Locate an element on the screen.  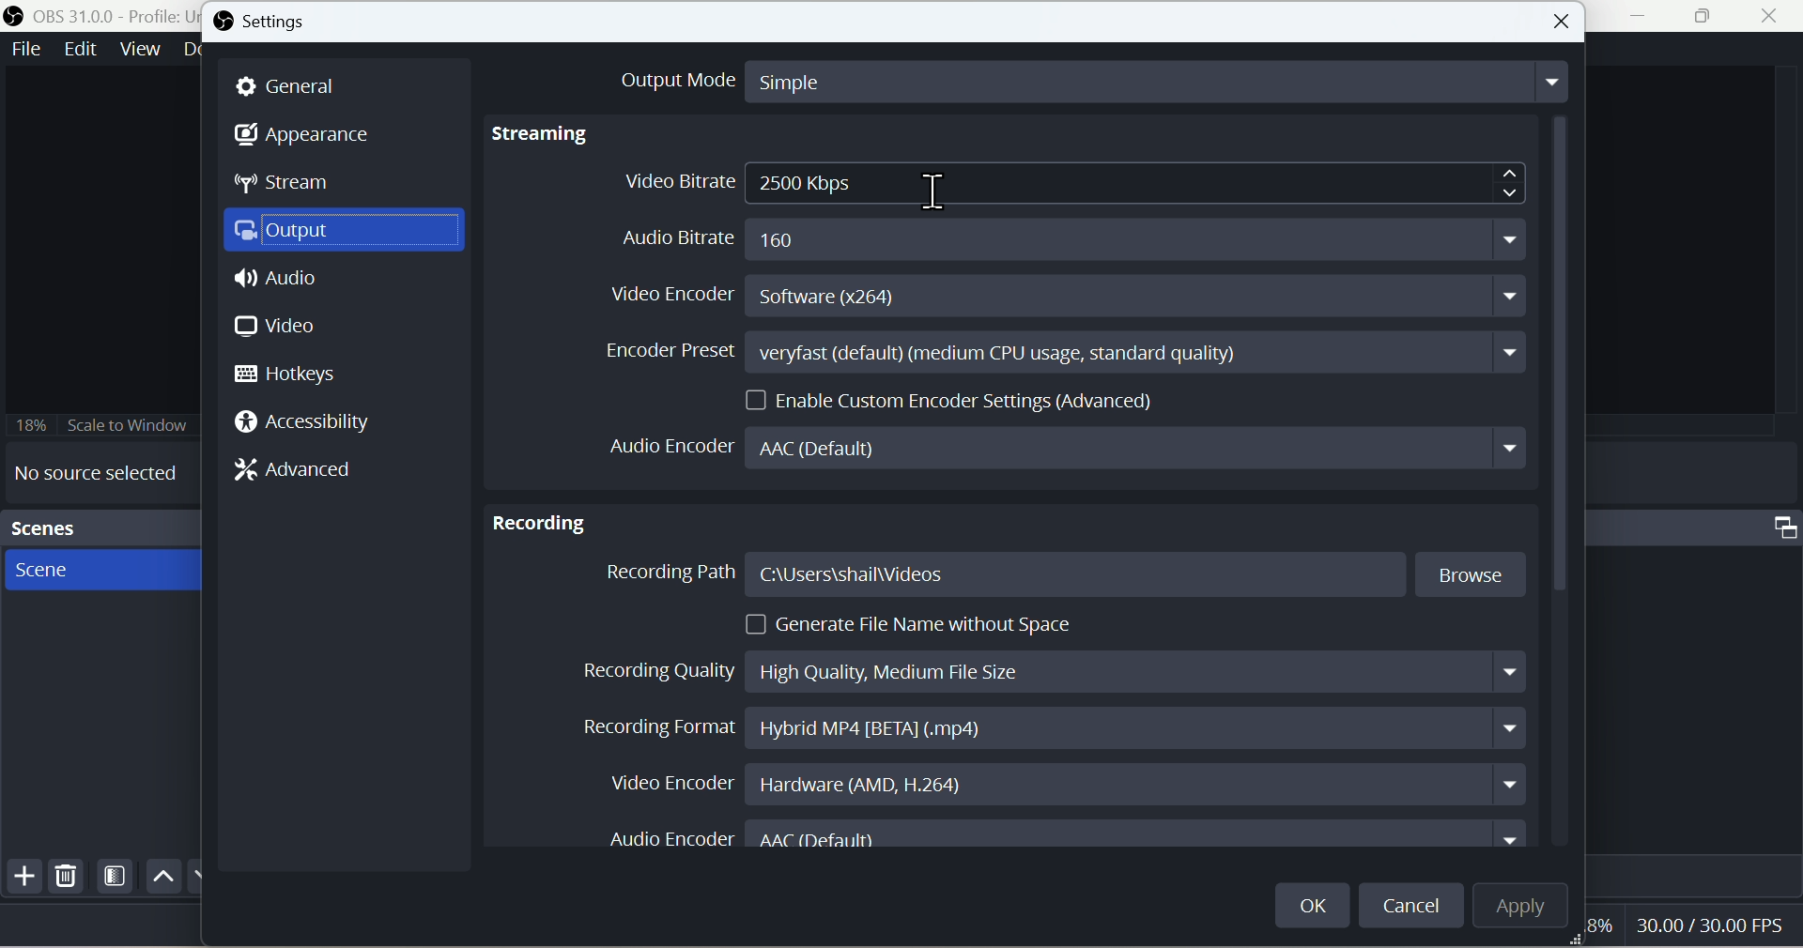
Video Encoder is located at coordinates (1056, 783).